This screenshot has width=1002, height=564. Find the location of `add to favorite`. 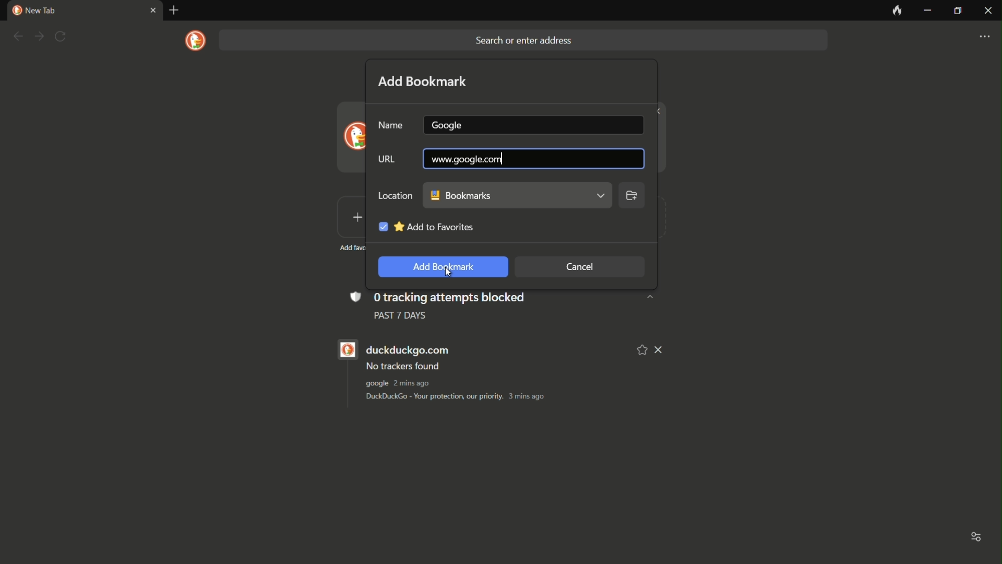

add to favorite is located at coordinates (642, 349).